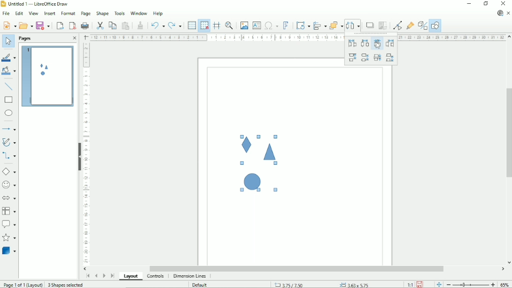 Image resolution: width=512 pixels, height=288 pixels. I want to click on Close document, so click(508, 13).